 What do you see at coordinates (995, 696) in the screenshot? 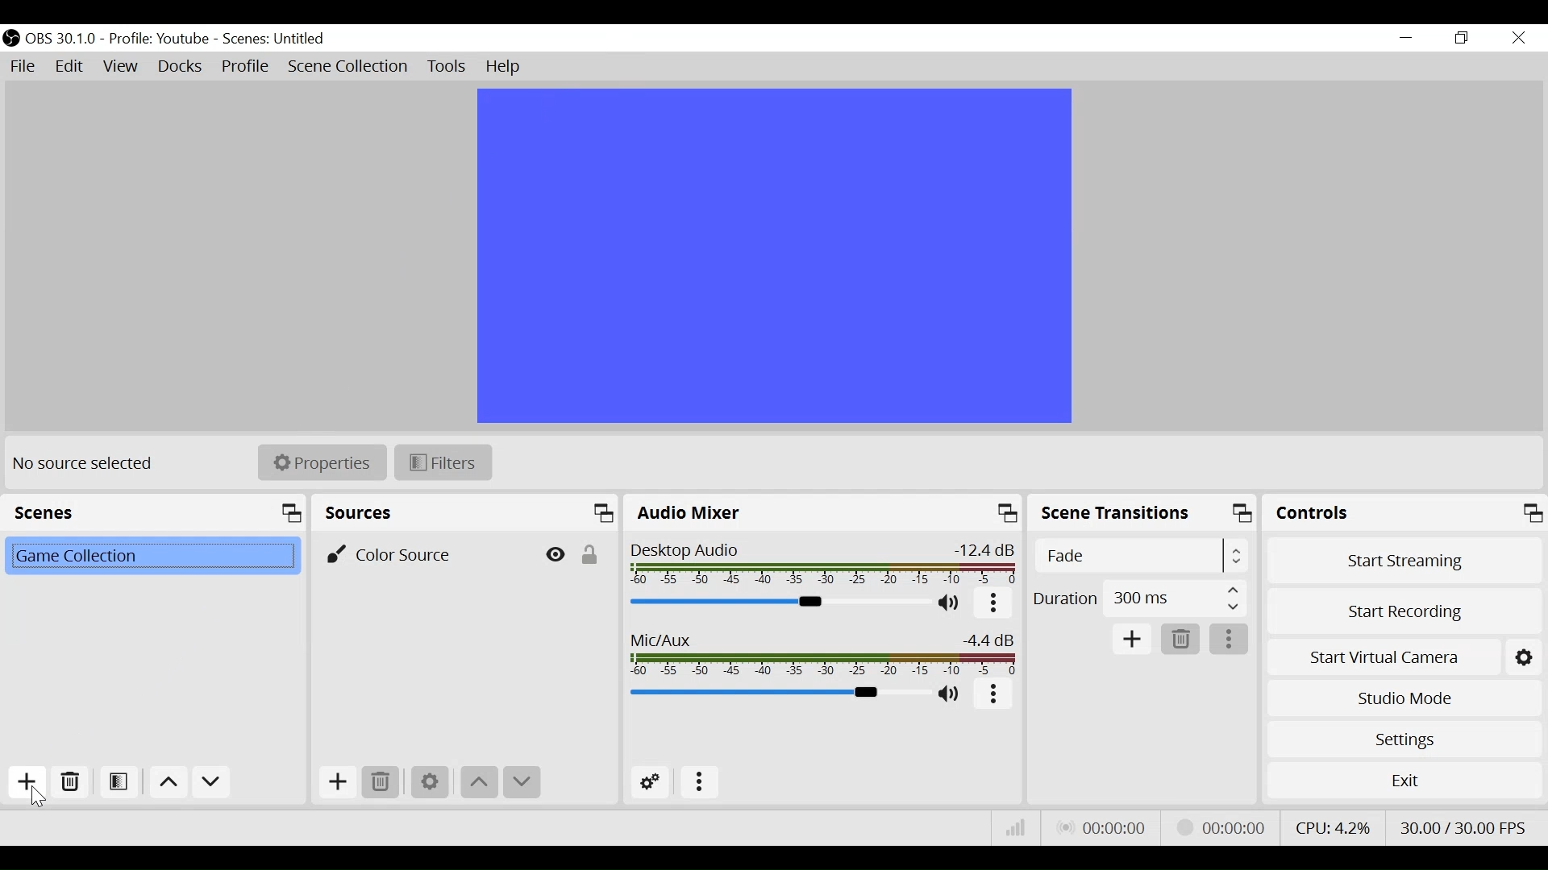
I see `more options` at bounding box center [995, 696].